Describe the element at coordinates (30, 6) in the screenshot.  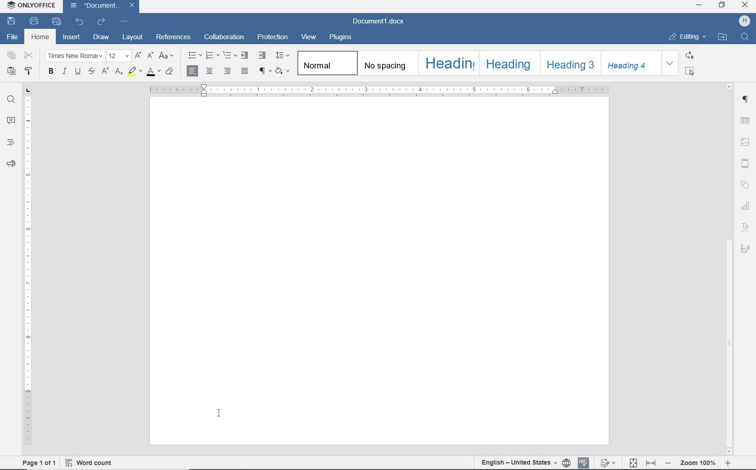
I see `ONLYOFFICE` at that location.